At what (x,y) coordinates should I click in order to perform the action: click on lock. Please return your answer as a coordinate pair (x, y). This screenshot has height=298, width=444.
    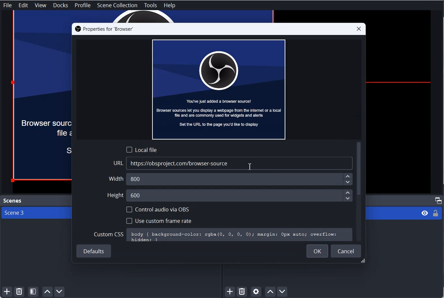
    Looking at the image, I should click on (435, 214).